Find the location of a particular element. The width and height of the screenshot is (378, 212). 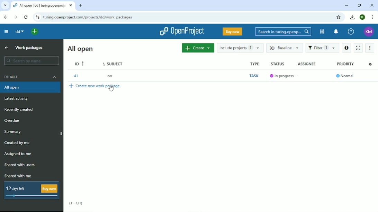

Search is located at coordinates (283, 31).